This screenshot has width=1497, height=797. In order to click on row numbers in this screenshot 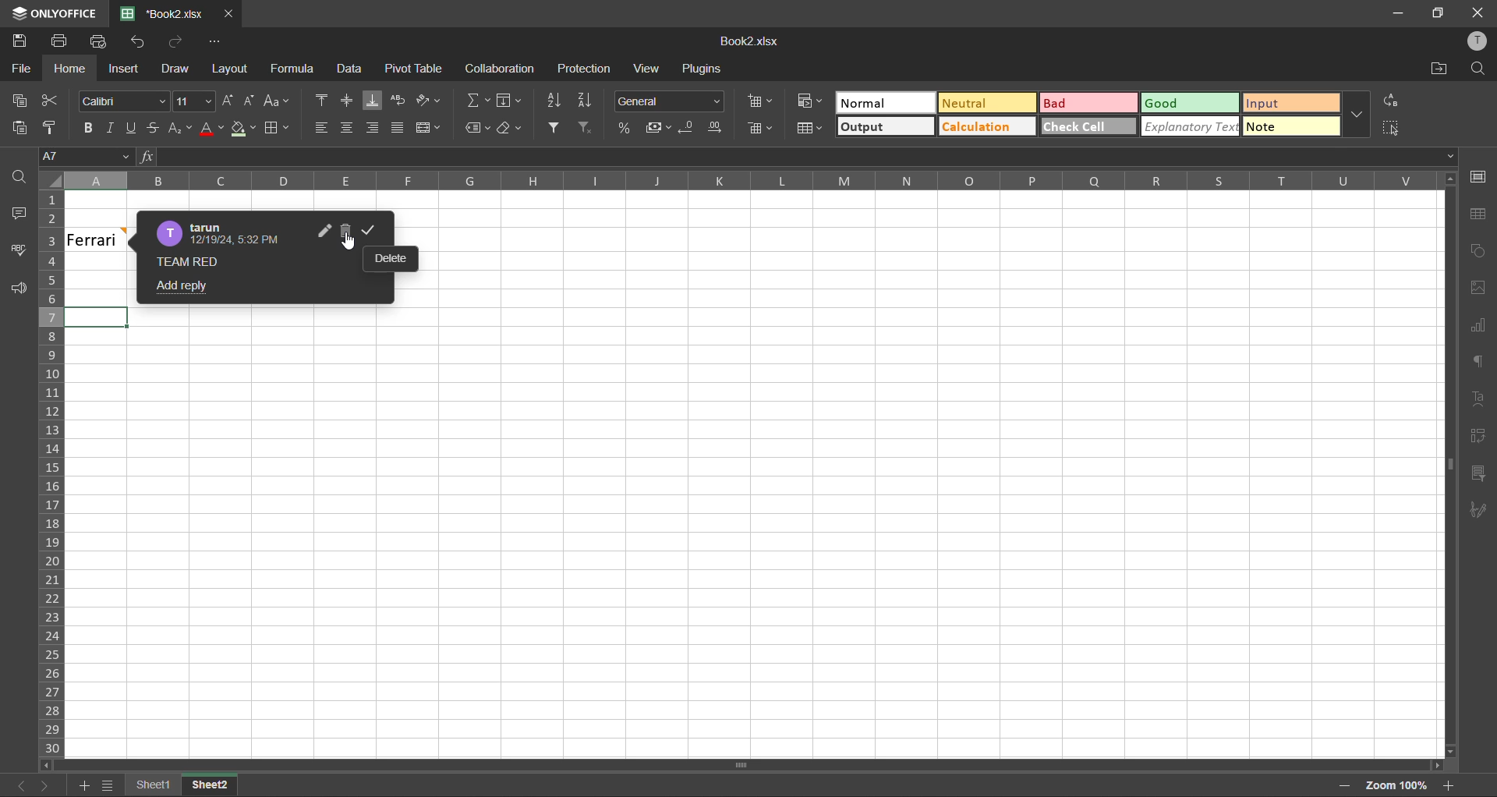, I will do `click(53, 473)`.